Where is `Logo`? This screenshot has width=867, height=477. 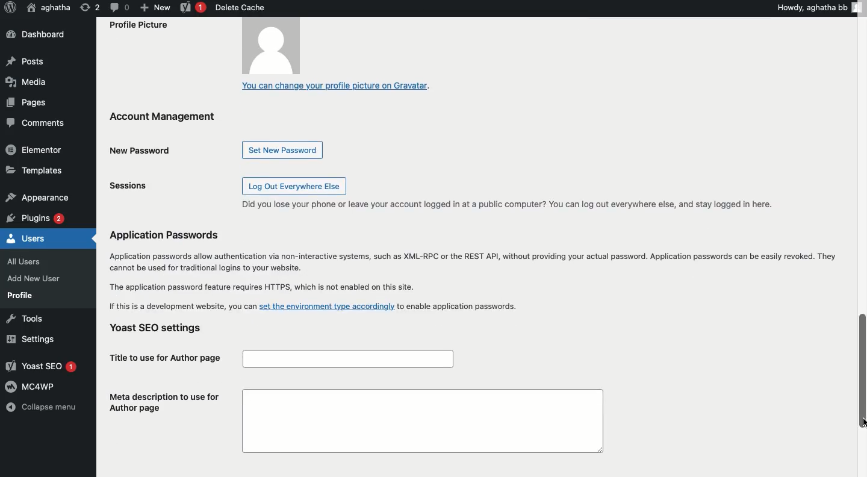 Logo is located at coordinates (10, 8).